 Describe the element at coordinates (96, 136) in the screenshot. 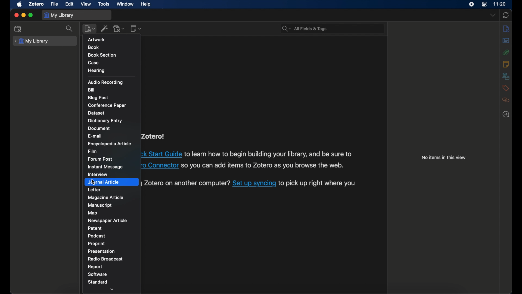

I see `e-mail` at that location.